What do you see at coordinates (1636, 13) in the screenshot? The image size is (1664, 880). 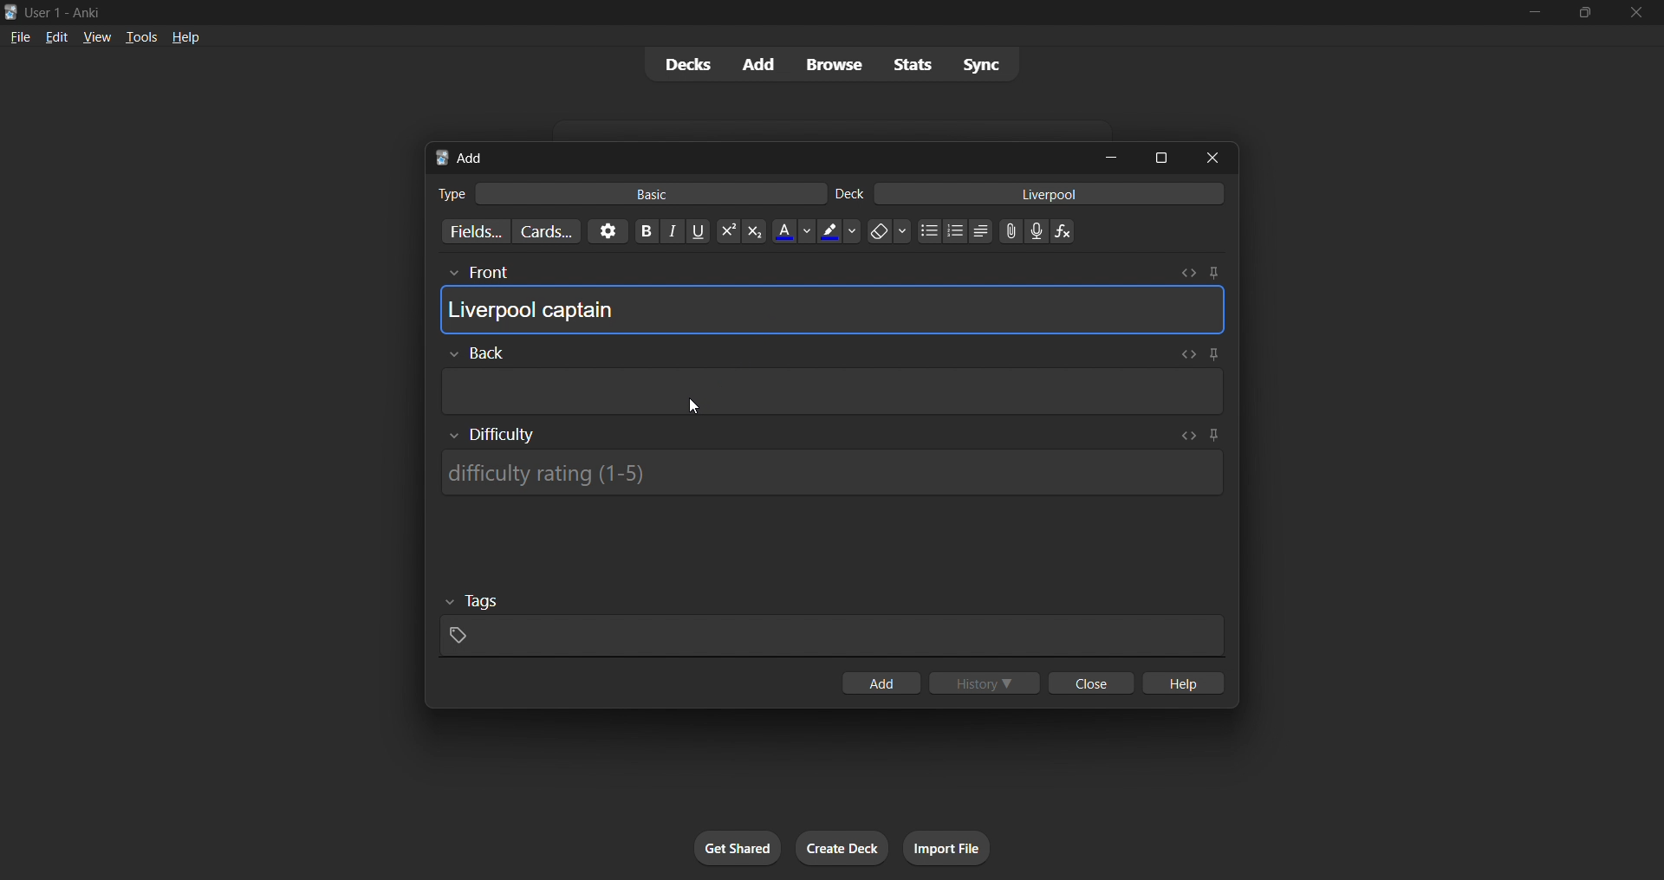 I see `close` at bounding box center [1636, 13].